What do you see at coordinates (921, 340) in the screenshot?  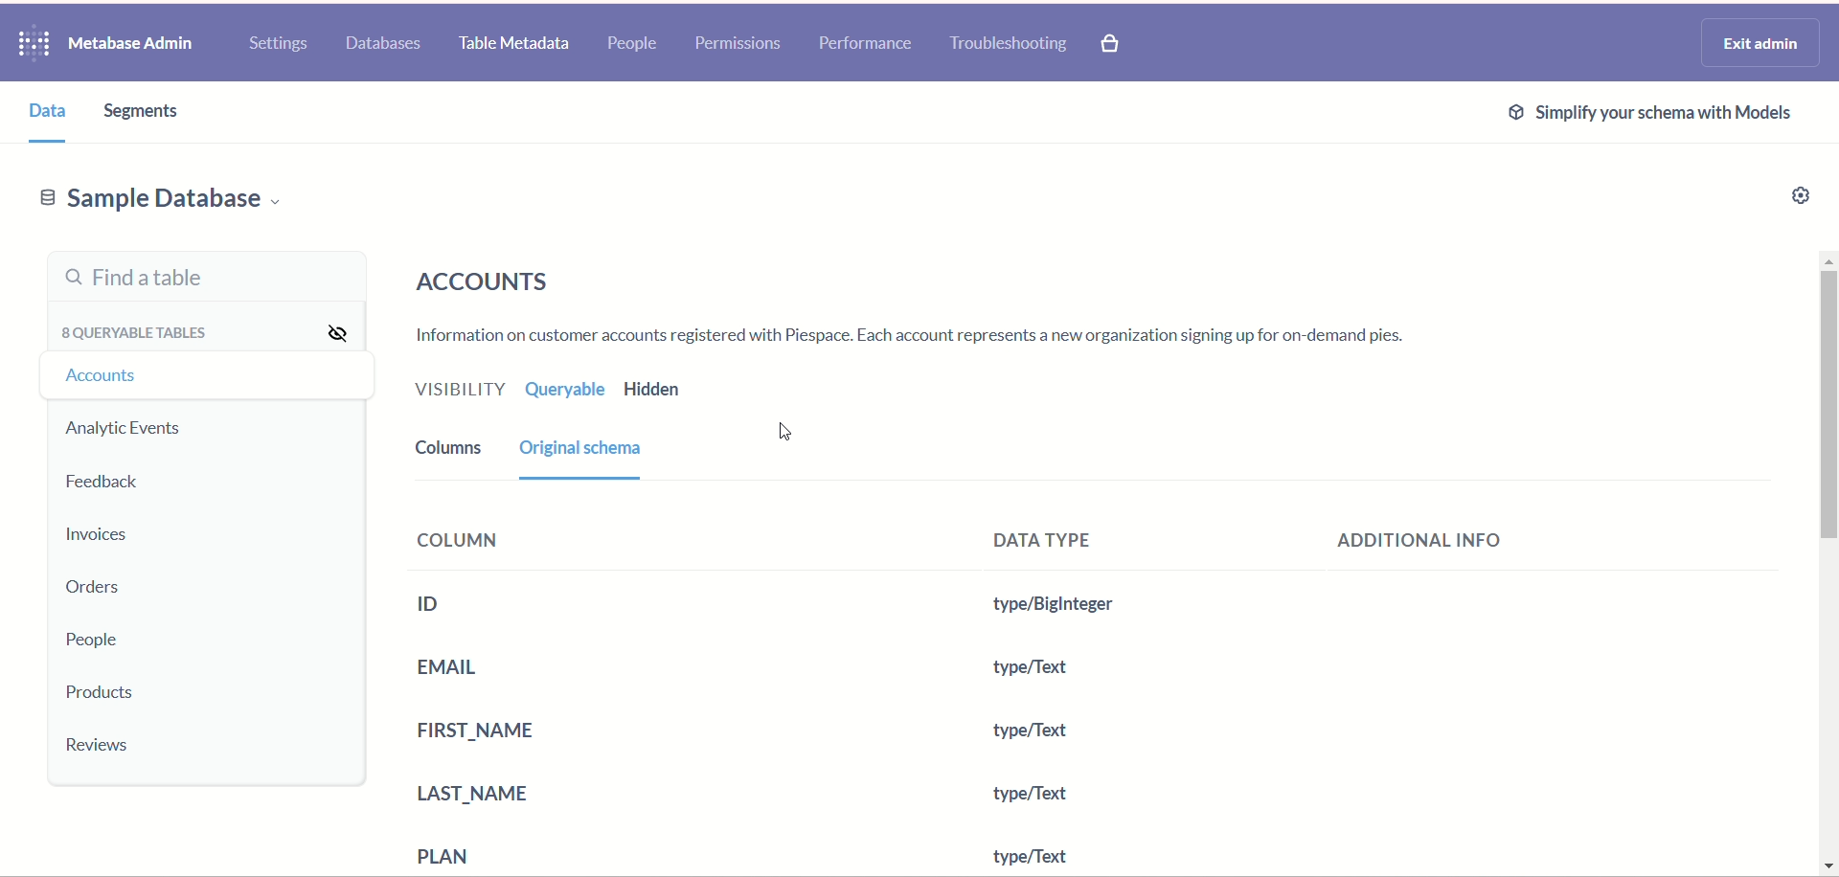 I see `text` at bounding box center [921, 340].